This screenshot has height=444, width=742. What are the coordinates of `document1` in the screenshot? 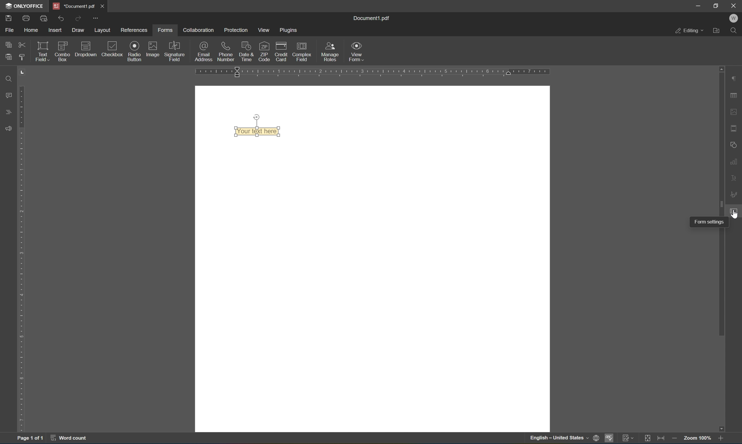 It's located at (76, 6).